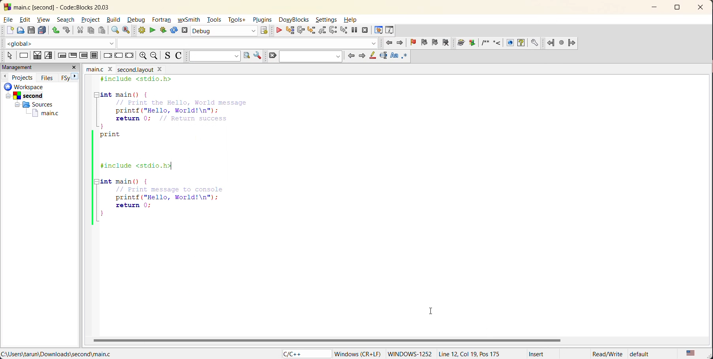 Image resolution: width=713 pixels, height=359 pixels. I want to click on view, so click(44, 19).